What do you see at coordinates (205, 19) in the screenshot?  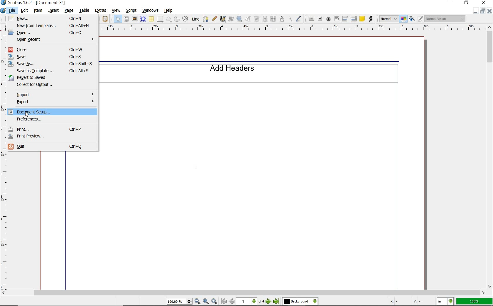 I see `Bezier curve` at bounding box center [205, 19].